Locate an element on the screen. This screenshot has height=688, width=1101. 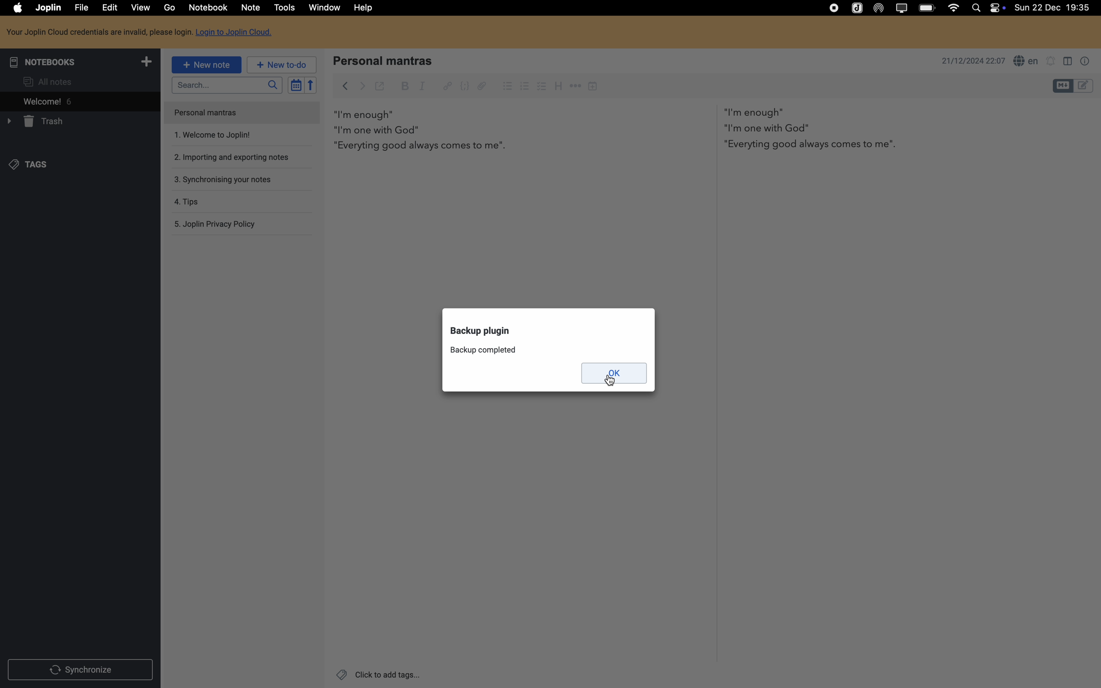
trash is located at coordinates (44, 122).